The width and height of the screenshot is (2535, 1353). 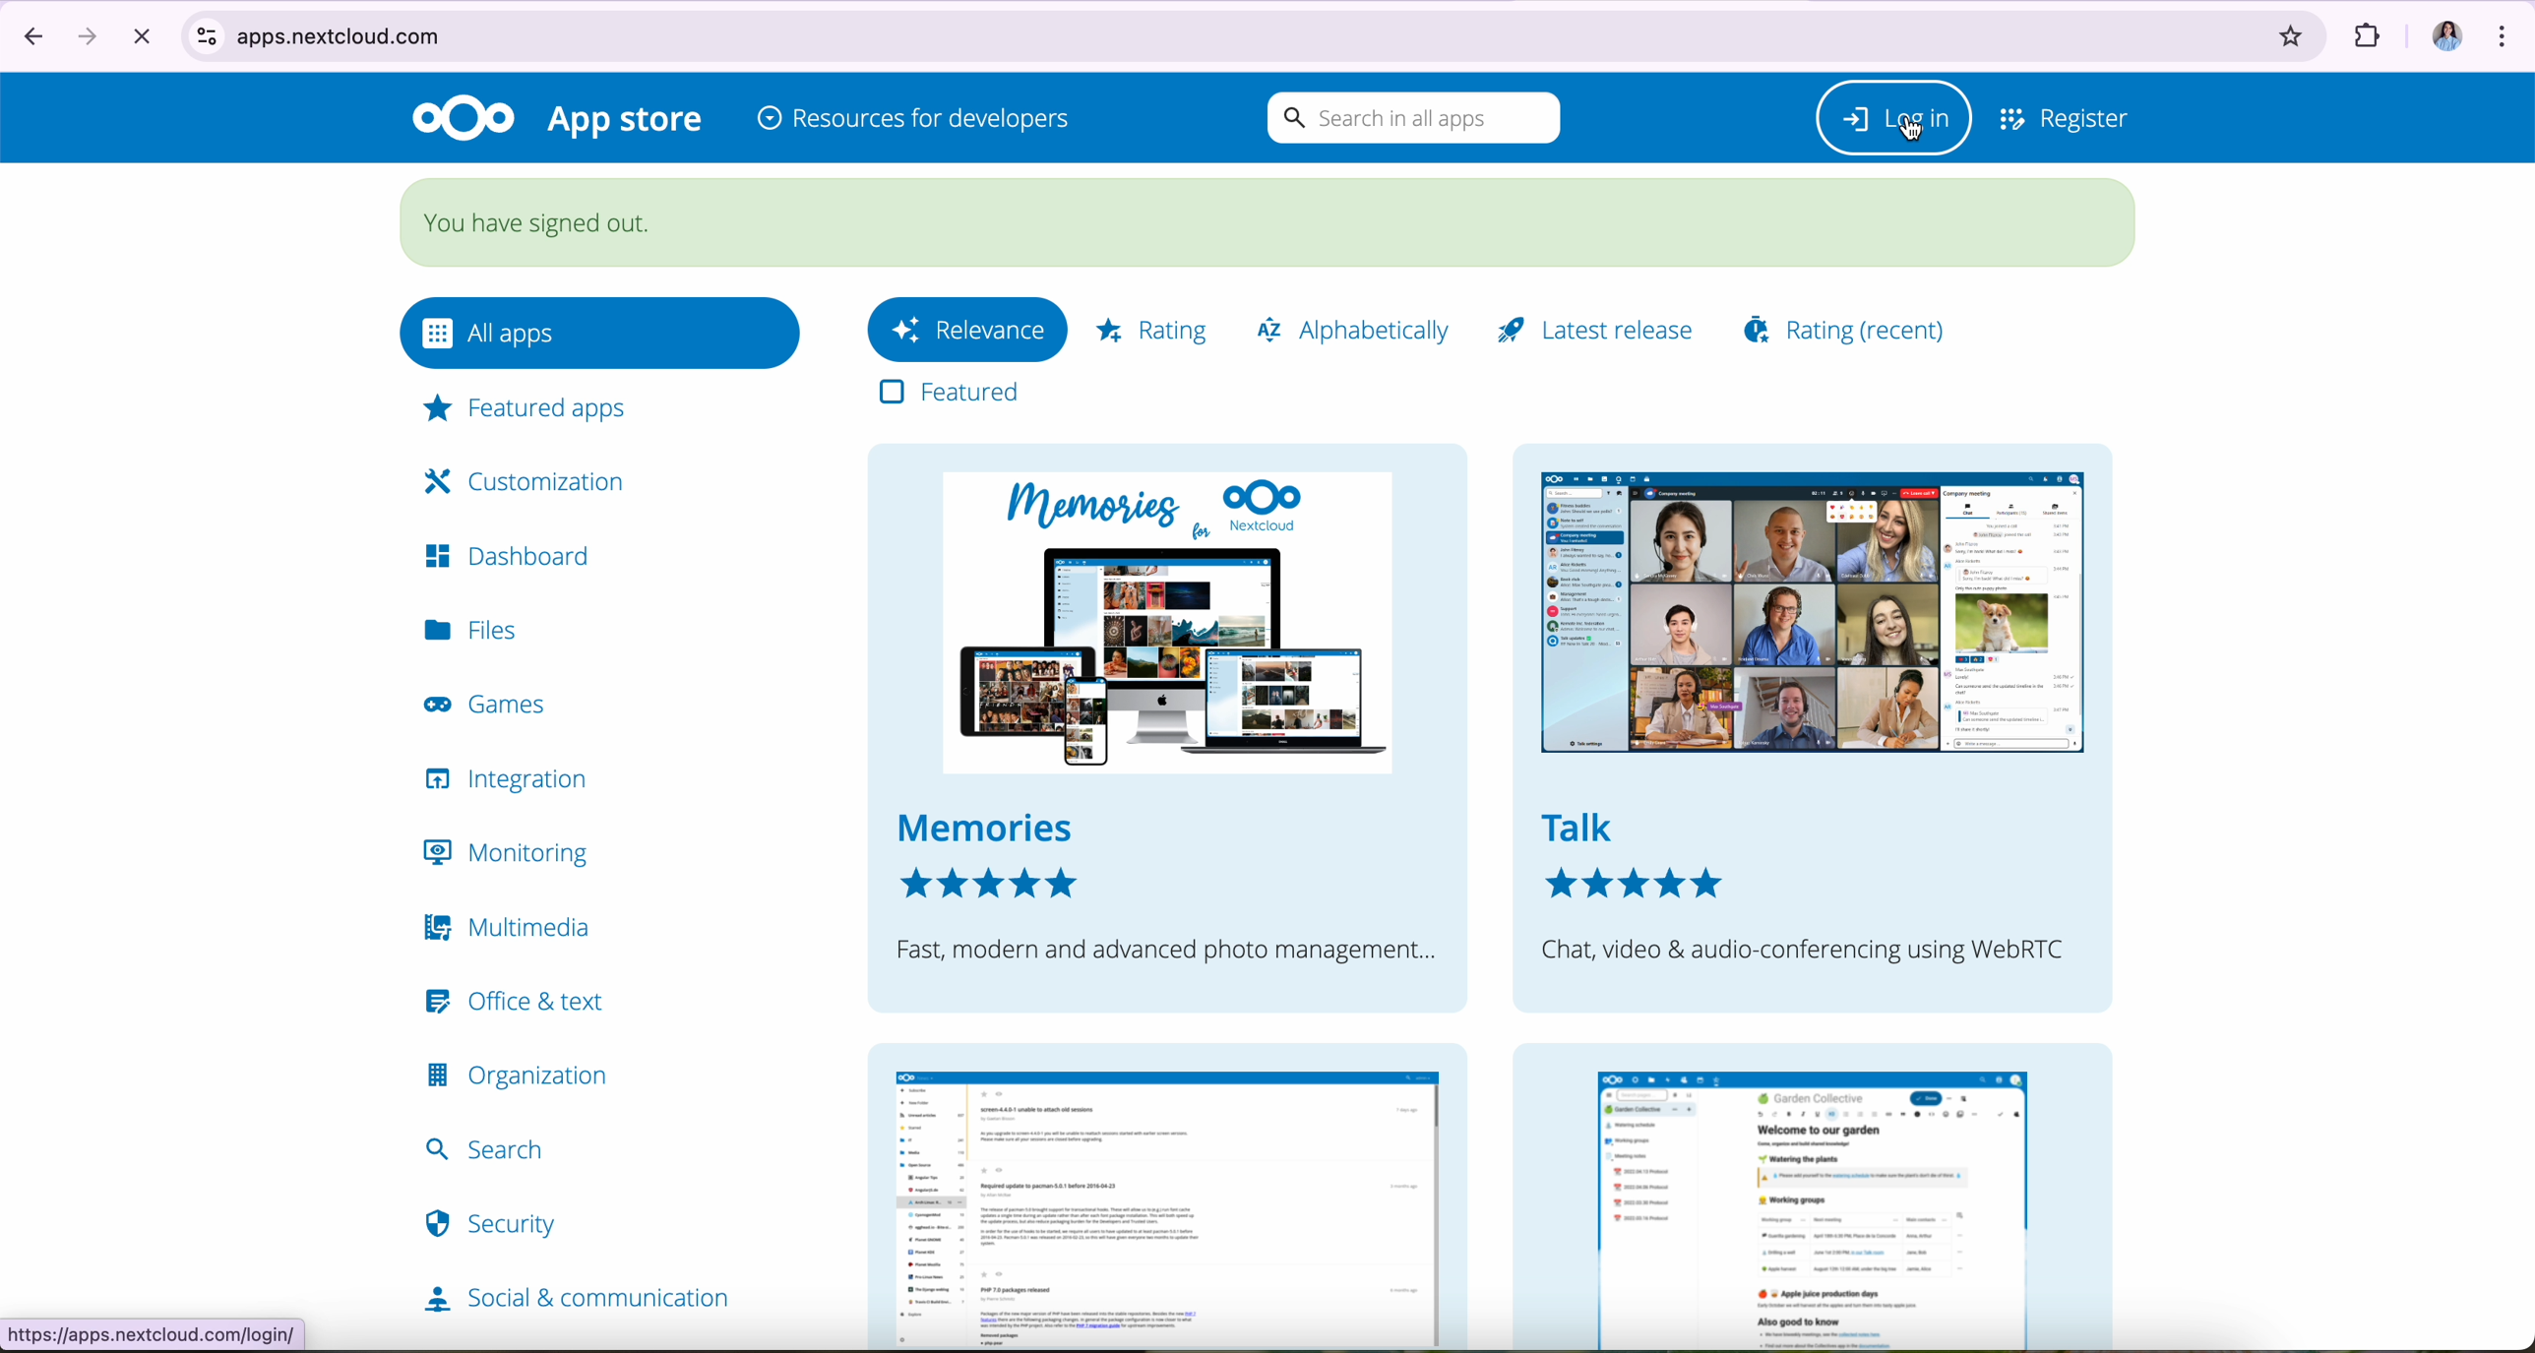 I want to click on apps.nextcloud.com, so click(x=1201, y=32).